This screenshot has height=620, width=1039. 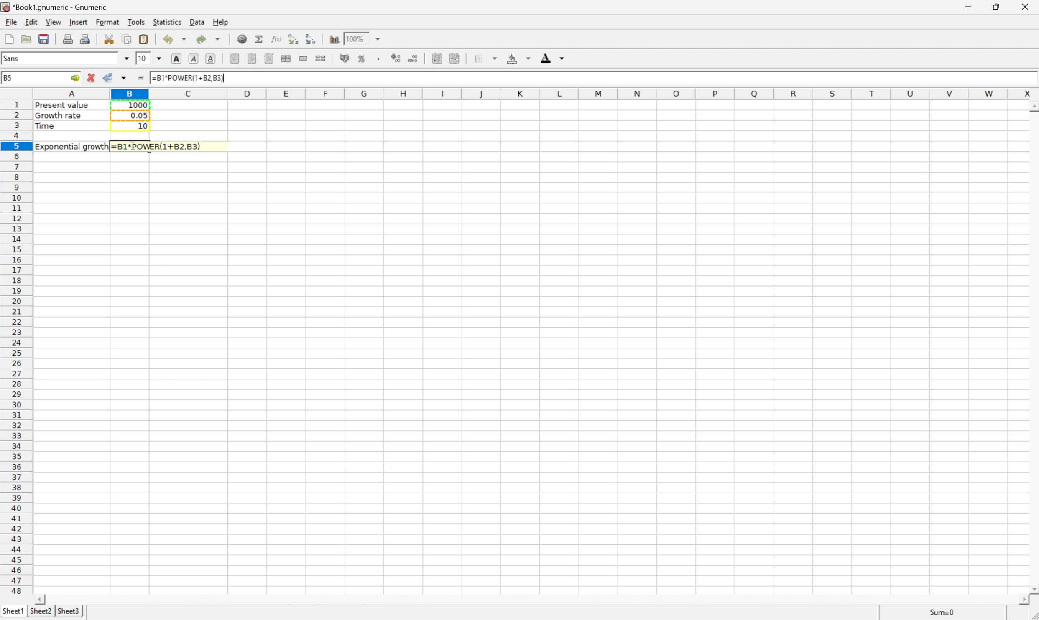 What do you see at coordinates (158, 146) in the screenshot?
I see `=B1*POWER(1+B2,B3)` at bounding box center [158, 146].